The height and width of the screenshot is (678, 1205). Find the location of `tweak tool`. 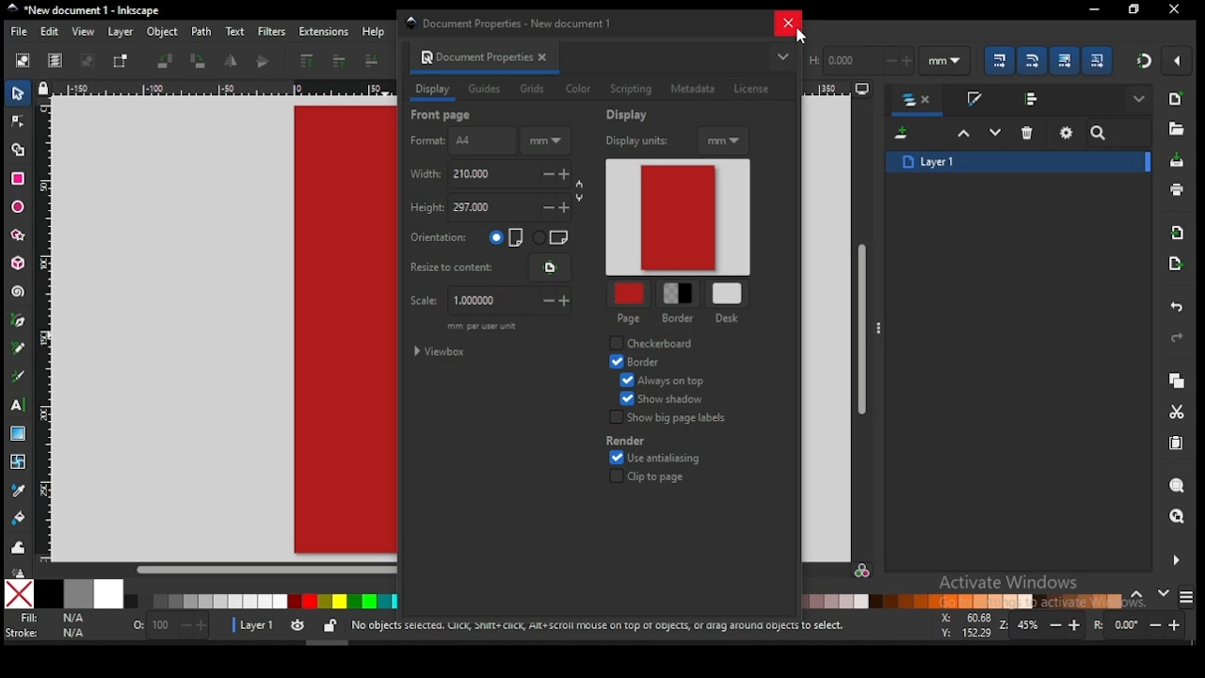

tweak tool is located at coordinates (19, 547).